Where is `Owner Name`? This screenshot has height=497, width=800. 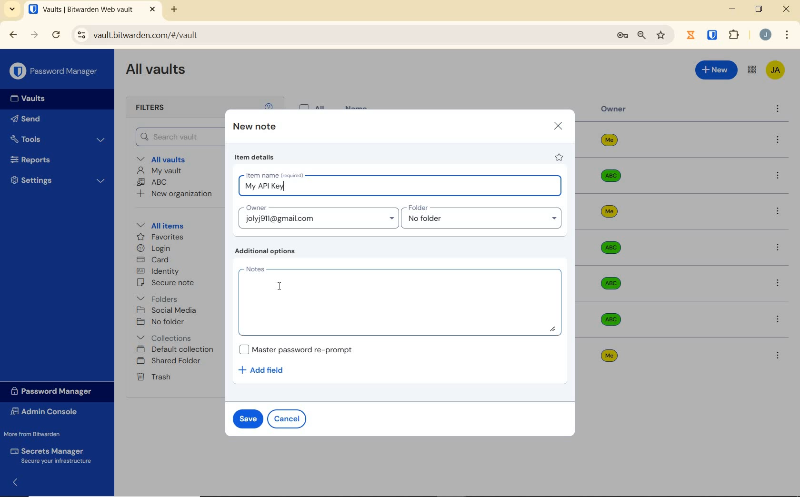 Owner Name is located at coordinates (610, 248).